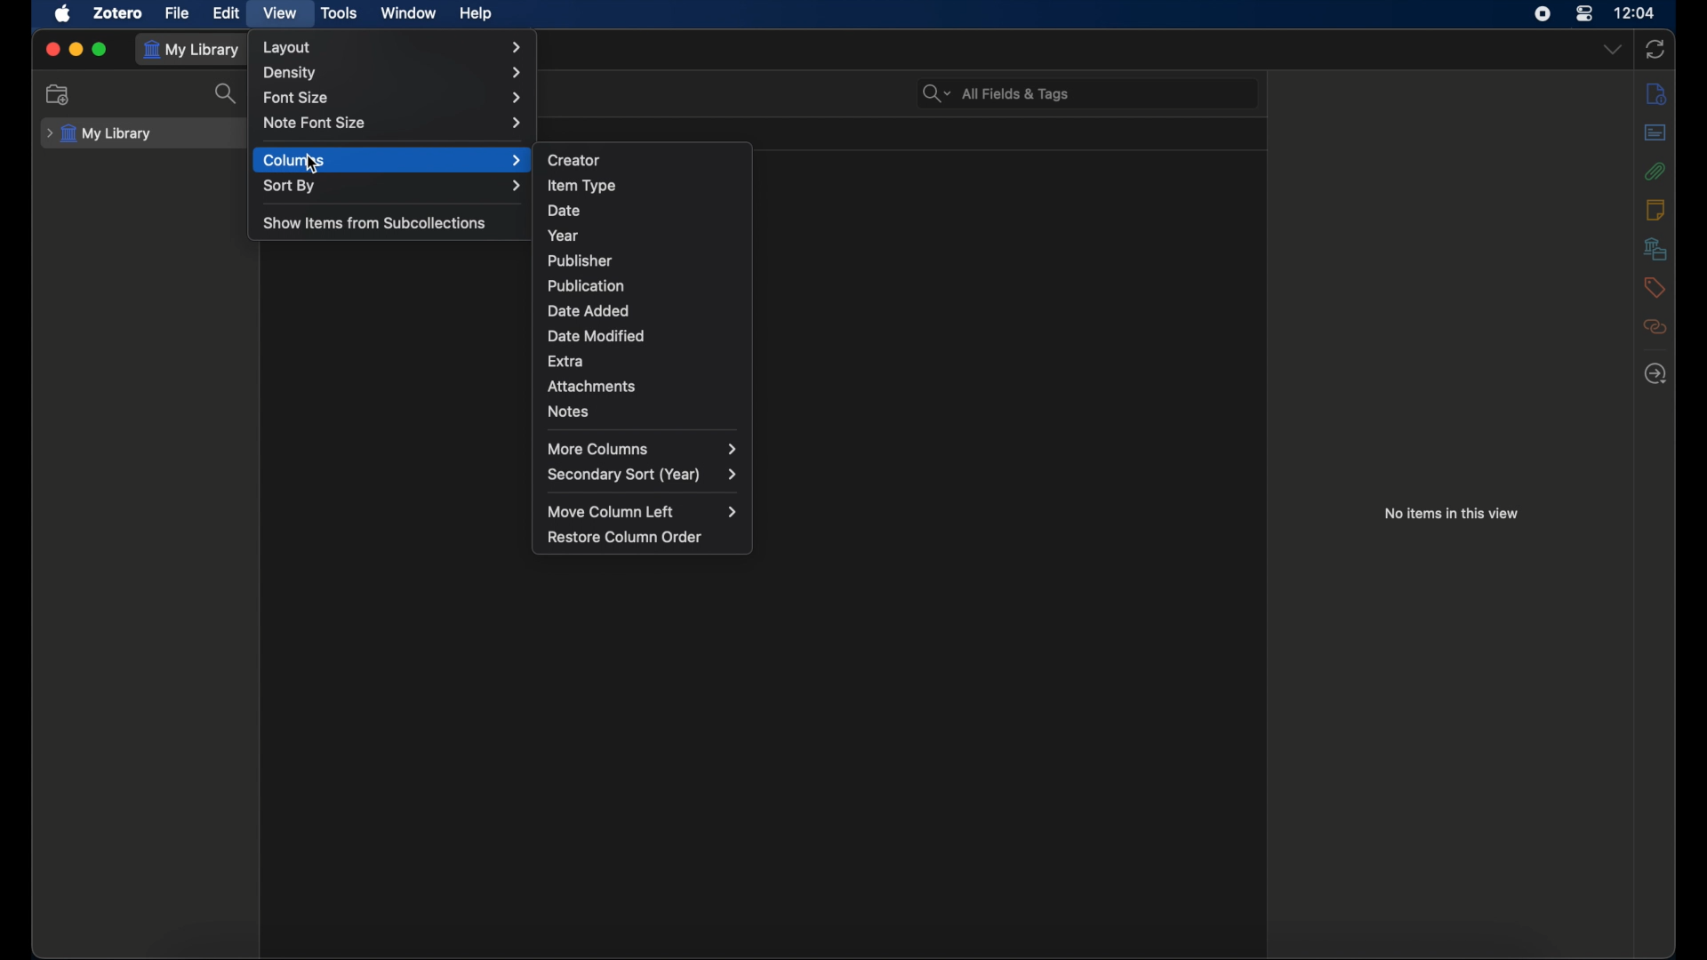  Describe the element at coordinates (228, 94) in the screenshot. I see `search ` at that location.